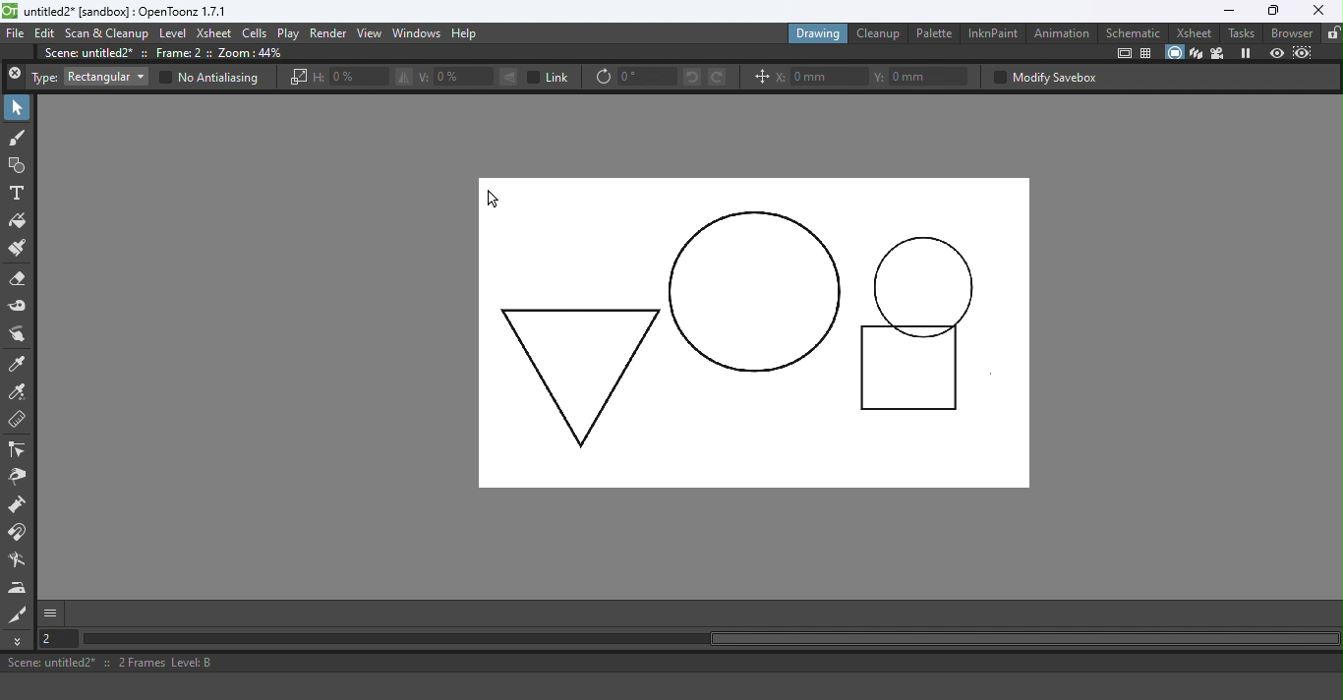 This screenshot has height=700, width=1343. I want to click on Iron tool, so click(20, 588).